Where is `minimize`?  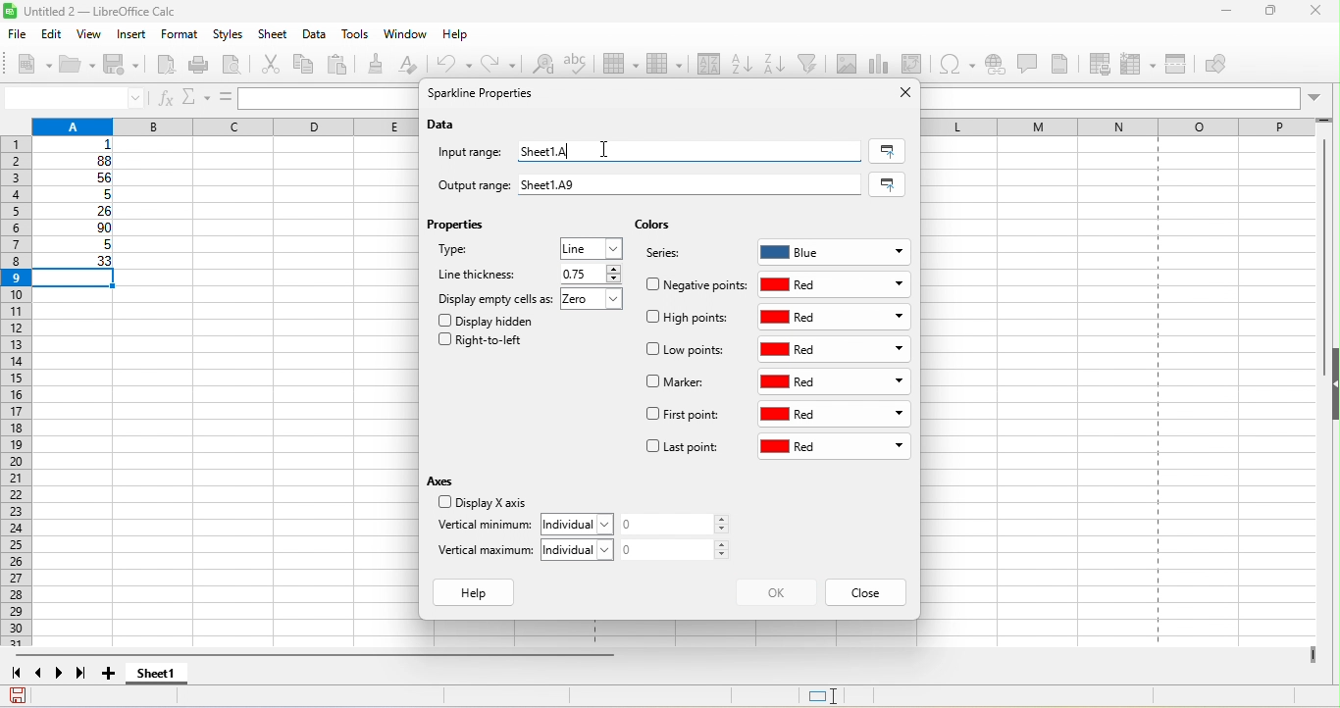 minimize is located at coordinates (1216, 14).